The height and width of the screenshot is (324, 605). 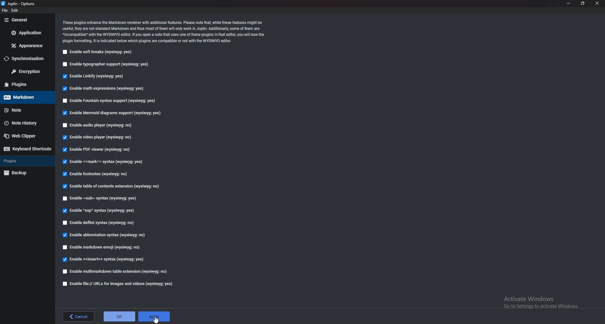 What do you see at coordinates (597, 3) in the screenshot?
I see `close` at bounding box center [597, 3].